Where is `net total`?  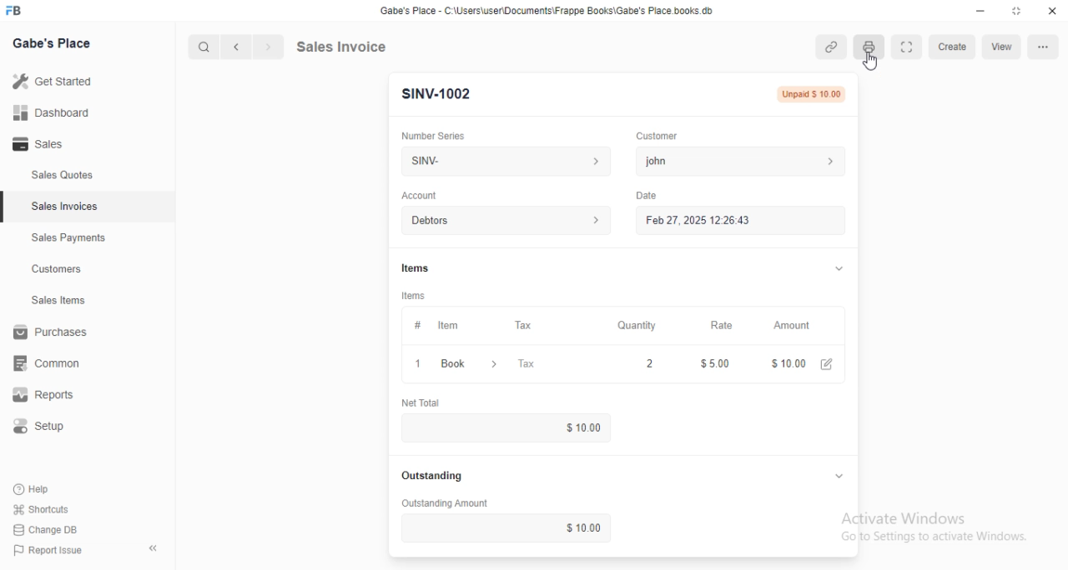
net total is located at coordinates (421, 402).